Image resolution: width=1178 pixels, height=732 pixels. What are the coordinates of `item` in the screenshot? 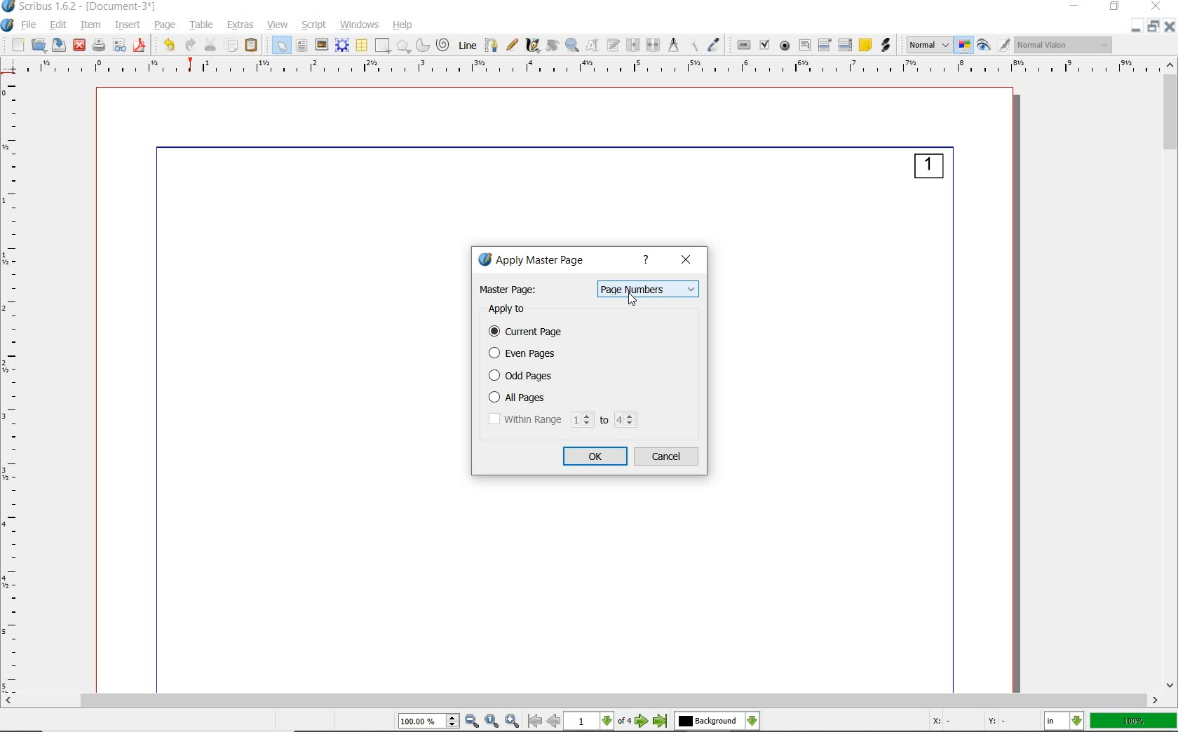 It's located at (90, 25).